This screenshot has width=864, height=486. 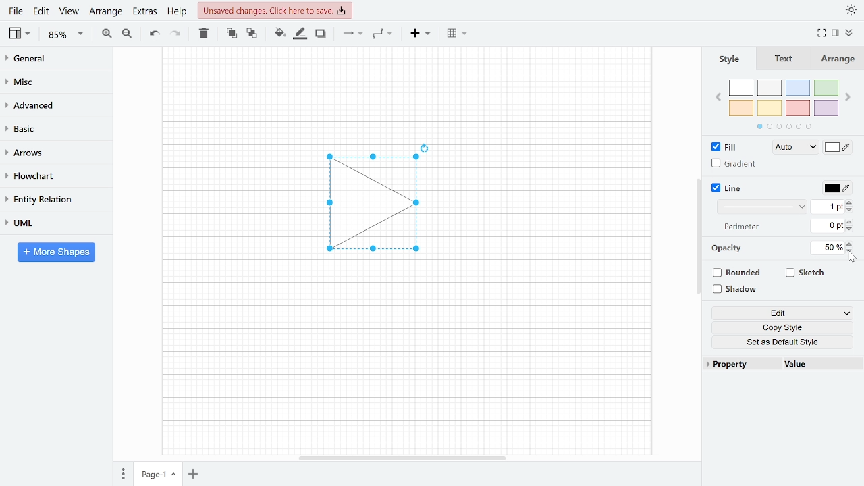 I want to click on Value, so click(x=819, y=365).